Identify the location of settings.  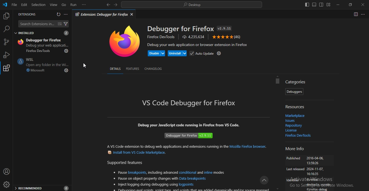
(65, 51).